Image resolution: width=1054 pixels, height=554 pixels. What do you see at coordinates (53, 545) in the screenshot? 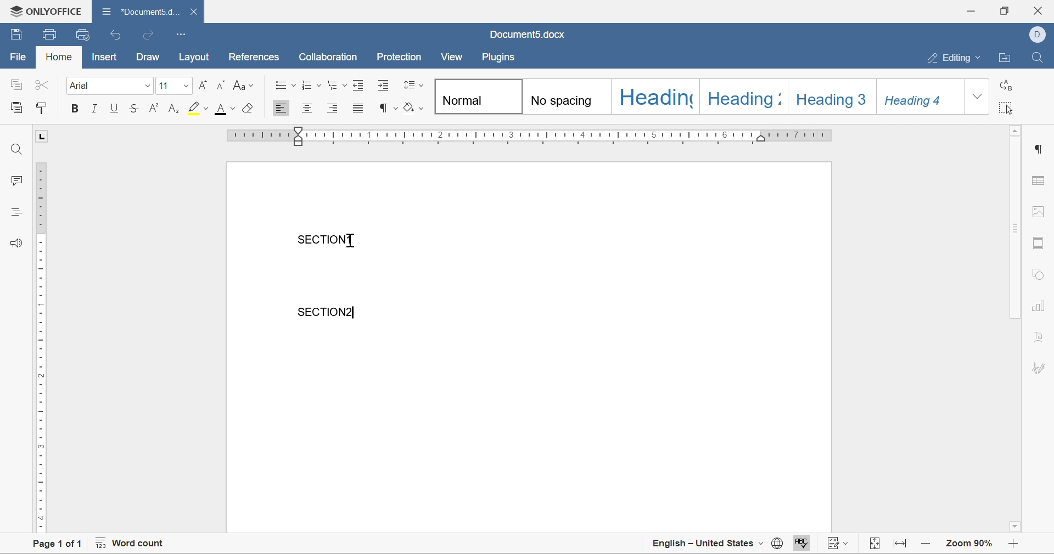
I see `page 1 of 1` at bounding box center [53, 545].